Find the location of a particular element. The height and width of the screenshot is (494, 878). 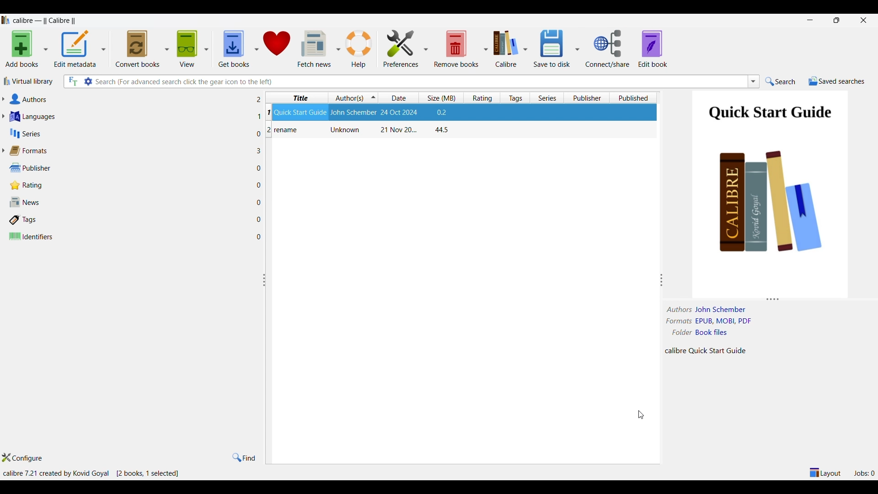

Book: rename is located at coordinates (360, 131).